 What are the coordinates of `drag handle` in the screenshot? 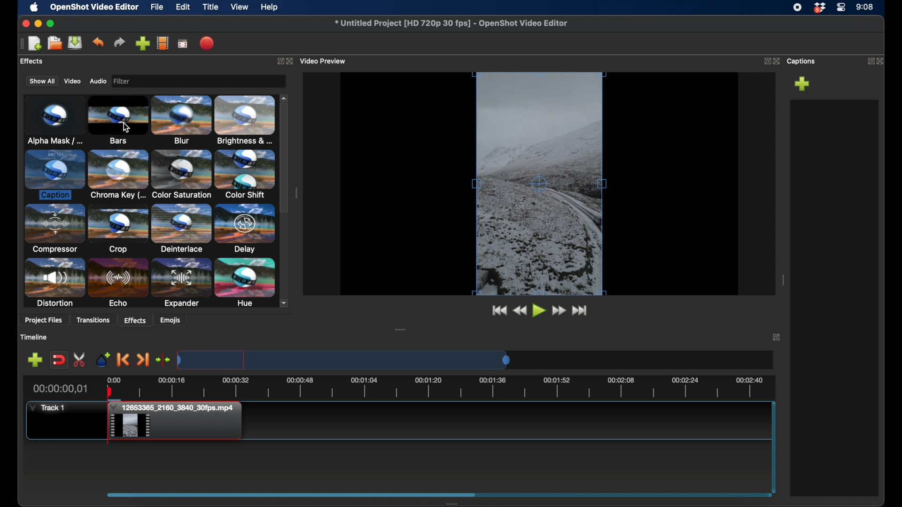 It's located at (400, 329).